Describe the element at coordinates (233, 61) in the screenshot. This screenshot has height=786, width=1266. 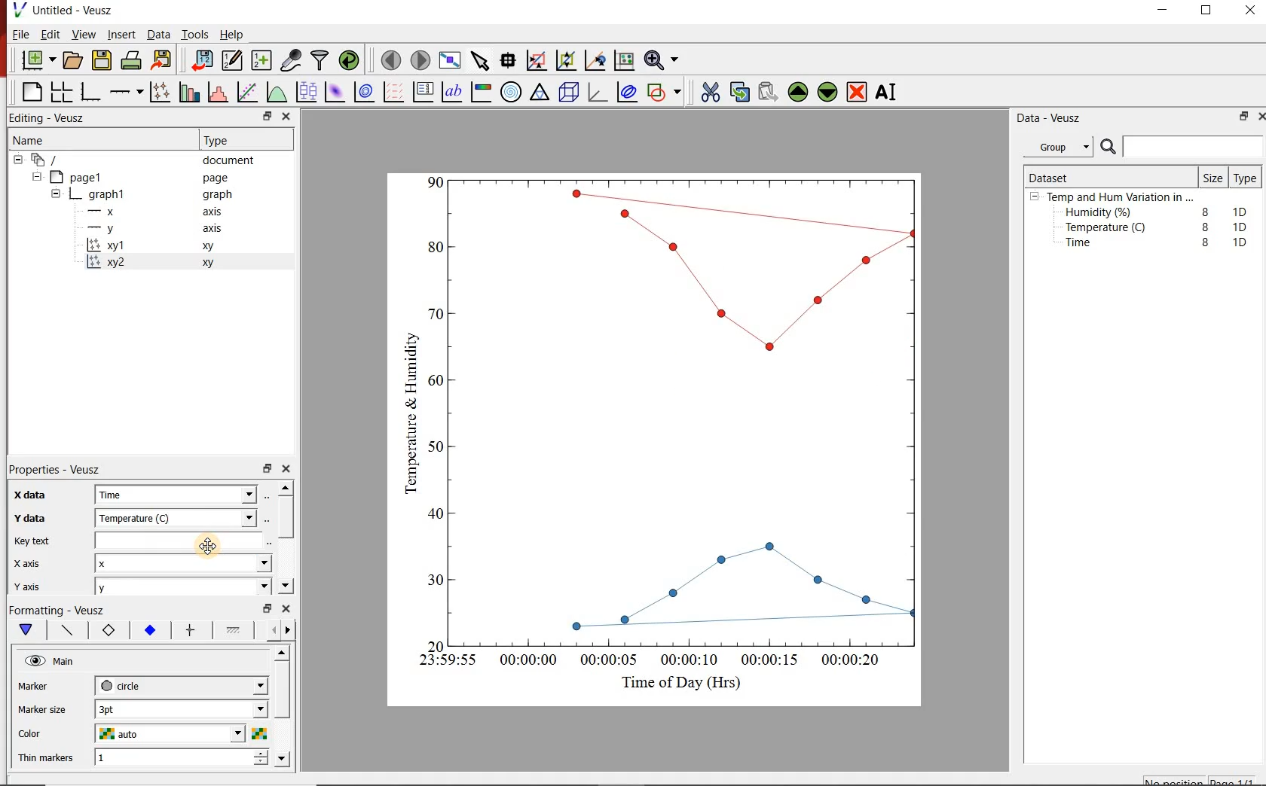
I see `Edit and enter new datasets` at that location.